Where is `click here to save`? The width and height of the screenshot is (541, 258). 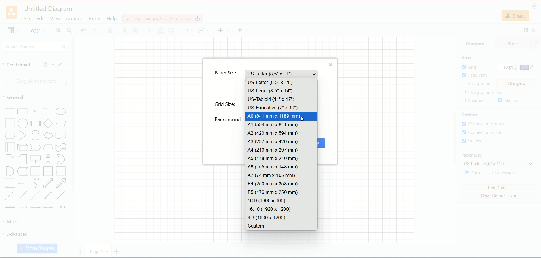
click here to save is located at coordinates (164, 18).